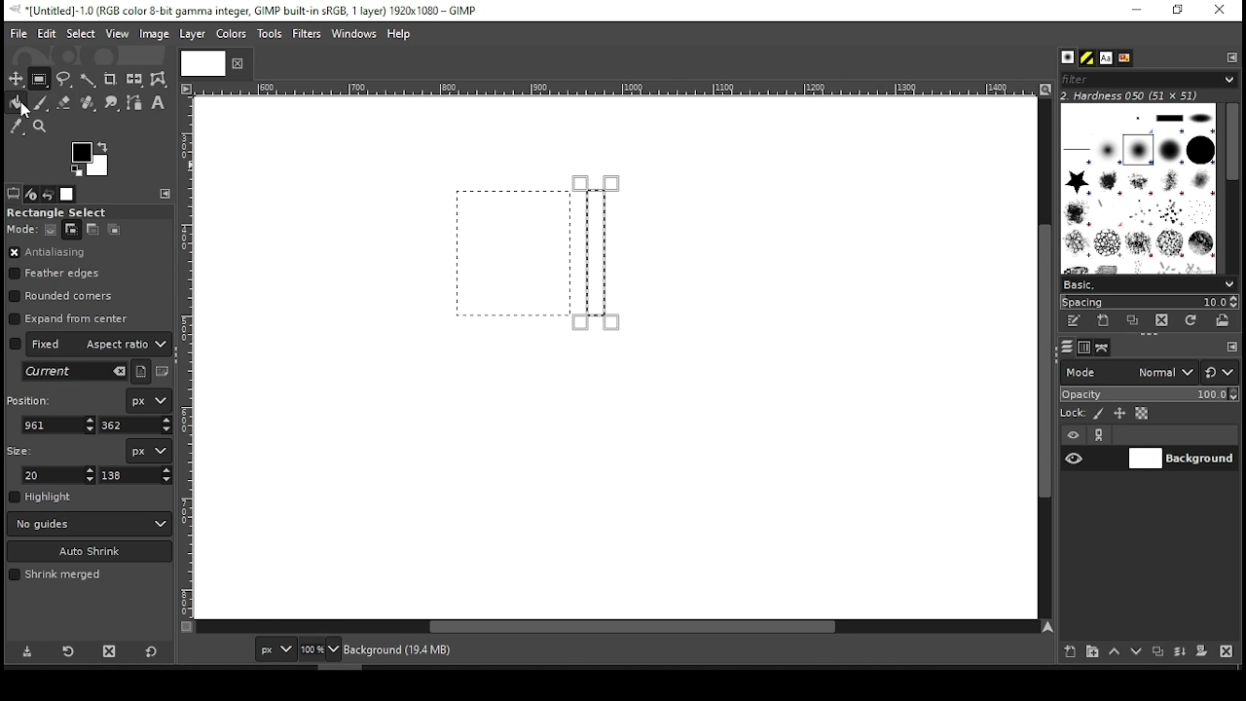 The image size is (1246, 701). Describe the element at coordinates (1074, 415) in the screenshot. I see `lock:` at that location.